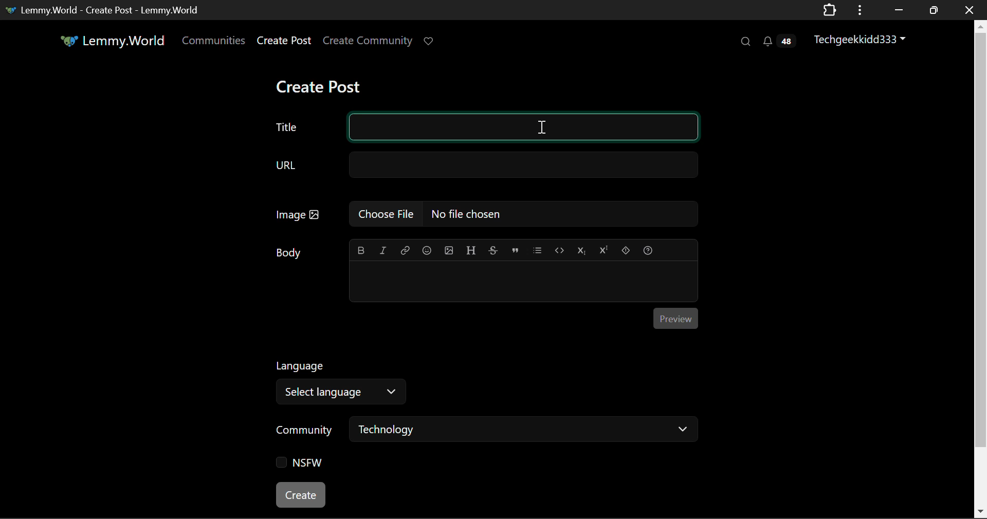 Image resolution: width=987 pixels, height=519 pixels. Describe the element at coordinates (114, 42) in the screenshot. I see `Lemmy.World` at that location.